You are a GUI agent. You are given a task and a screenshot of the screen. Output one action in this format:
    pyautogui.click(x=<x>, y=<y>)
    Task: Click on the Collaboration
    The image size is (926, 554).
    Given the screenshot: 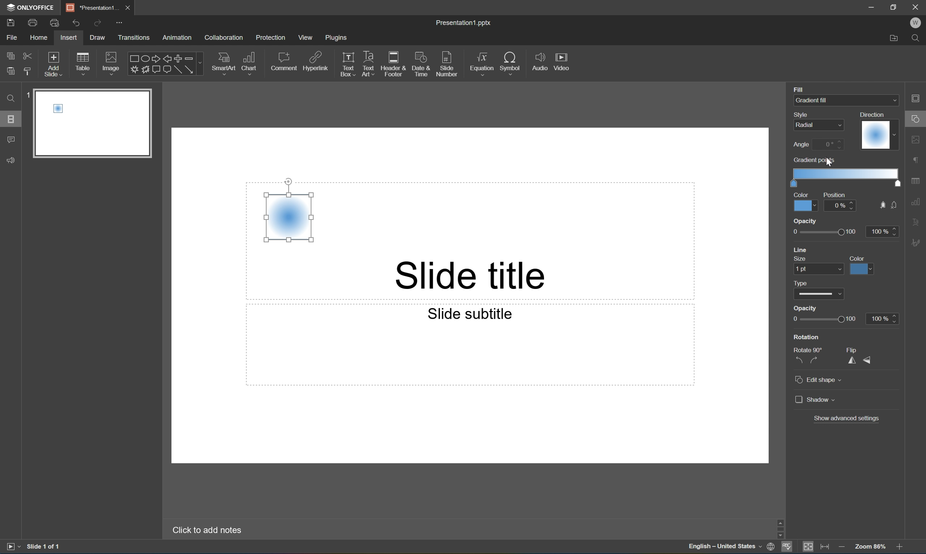 What is the action you would take?
    pyautogui.click(x=225, y=38)
    